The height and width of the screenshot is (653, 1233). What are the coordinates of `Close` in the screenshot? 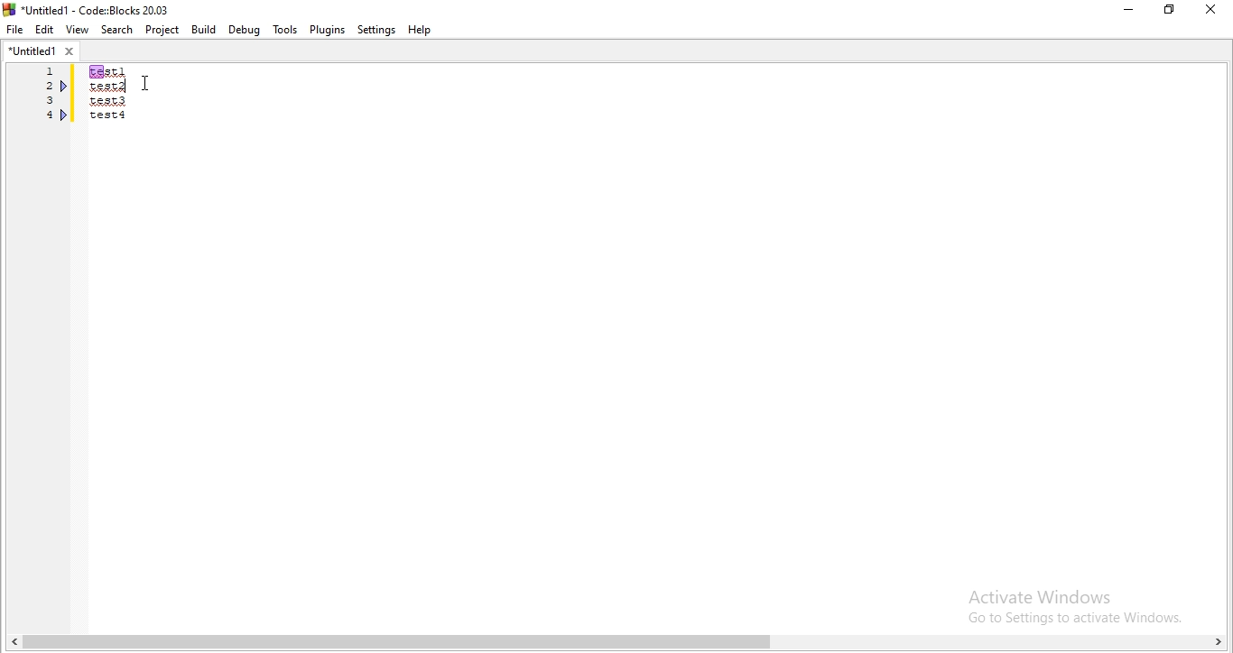 It's located at (1211, 9).